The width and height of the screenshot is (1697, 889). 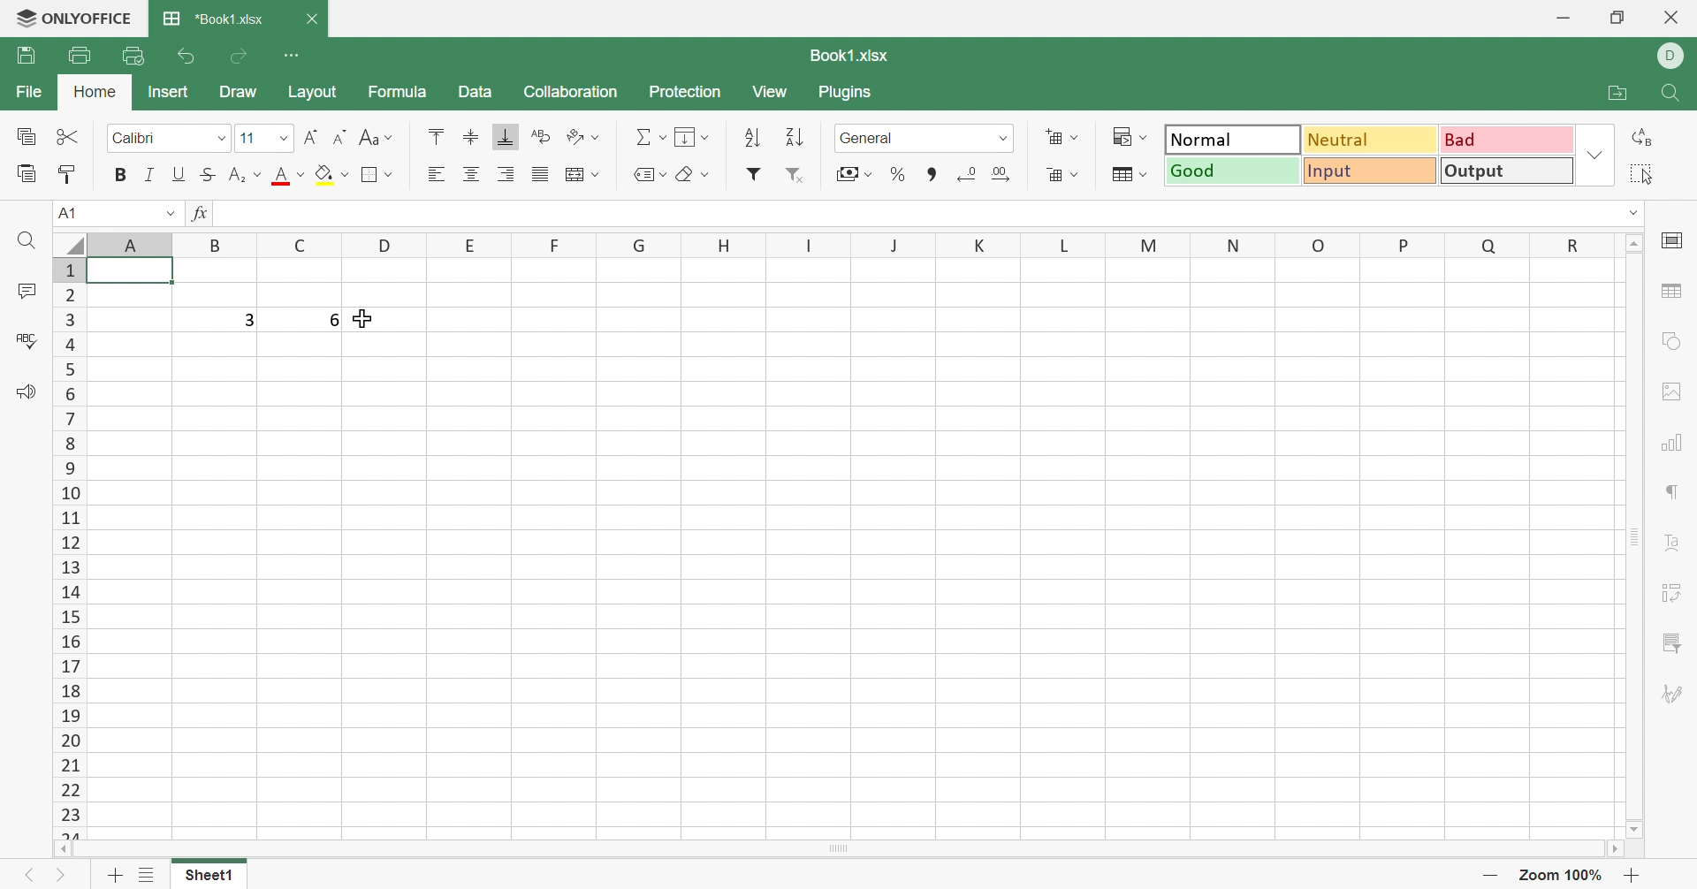 I want to click on Fill color, so click(x=331, y=175).